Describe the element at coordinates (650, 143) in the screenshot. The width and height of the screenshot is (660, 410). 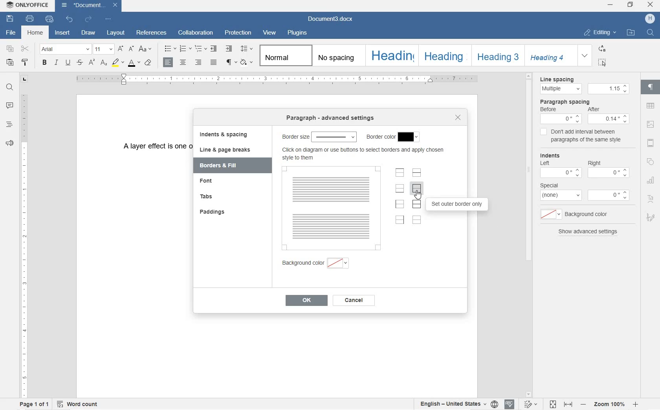
I see `HEADINGS & FOOTERS` at that location.